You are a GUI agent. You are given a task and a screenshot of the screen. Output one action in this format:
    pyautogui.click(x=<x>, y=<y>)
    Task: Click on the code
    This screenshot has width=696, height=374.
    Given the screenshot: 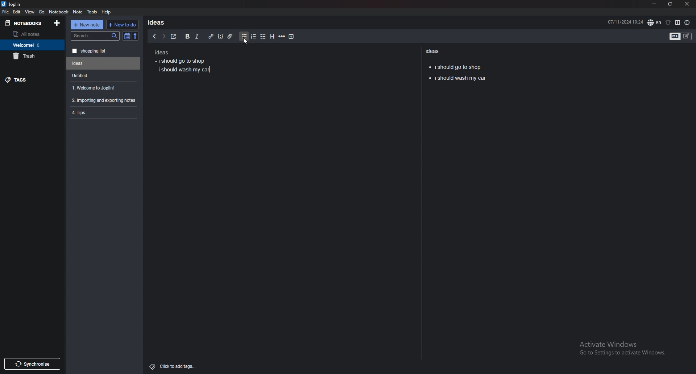 What is the action you would take?
    pyautogui.click(x=220, y=36)
    